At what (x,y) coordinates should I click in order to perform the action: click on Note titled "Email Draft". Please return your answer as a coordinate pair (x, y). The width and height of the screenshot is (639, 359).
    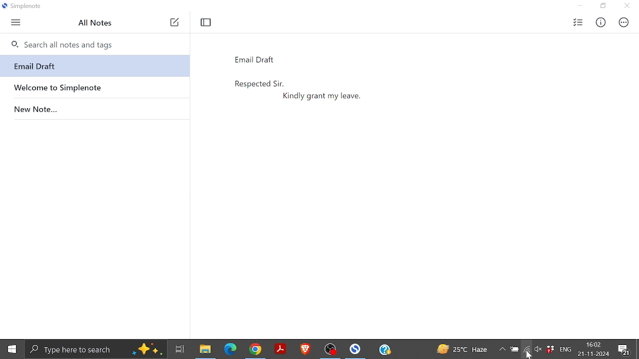
    Looking at the image, I should click on (92, 66).